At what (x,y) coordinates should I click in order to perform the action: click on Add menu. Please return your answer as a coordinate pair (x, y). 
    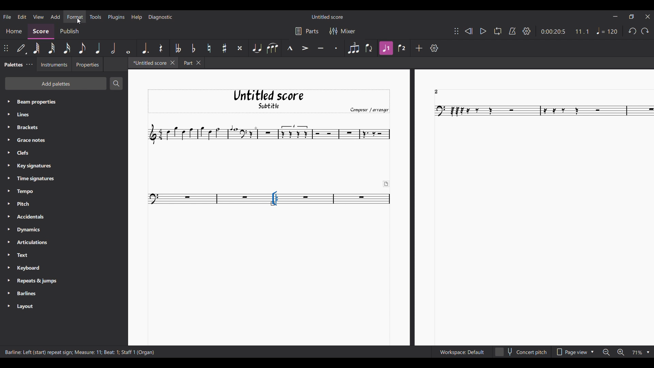
    Looking at the image, I should click on (56, 17).